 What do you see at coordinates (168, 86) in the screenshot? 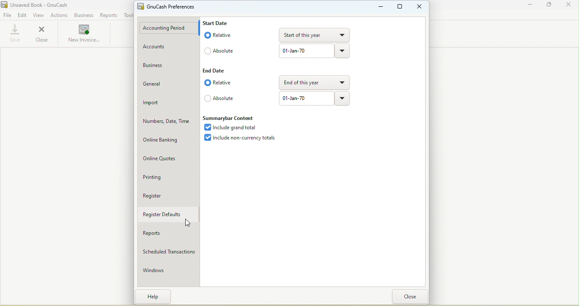
I see `General` at bounding box center [168, 86].